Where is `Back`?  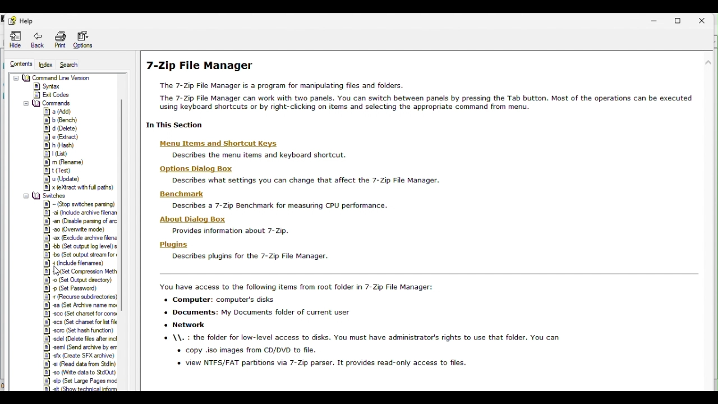
Back is located at coordinates (38, 38).